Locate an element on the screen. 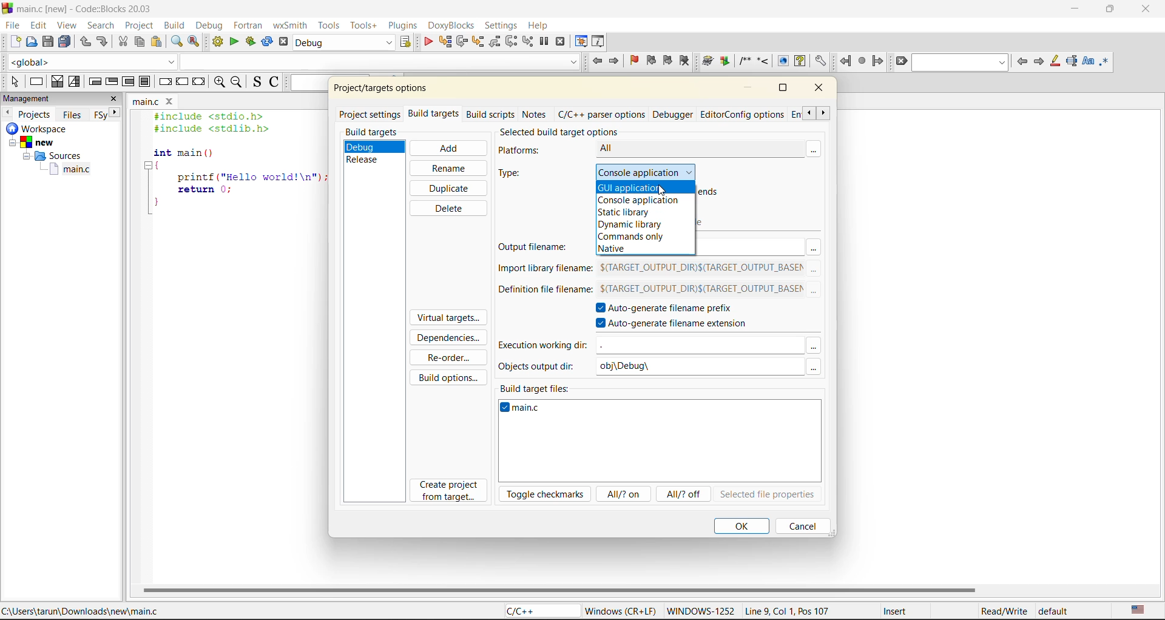  text language is located at coordinates (1138, 608).